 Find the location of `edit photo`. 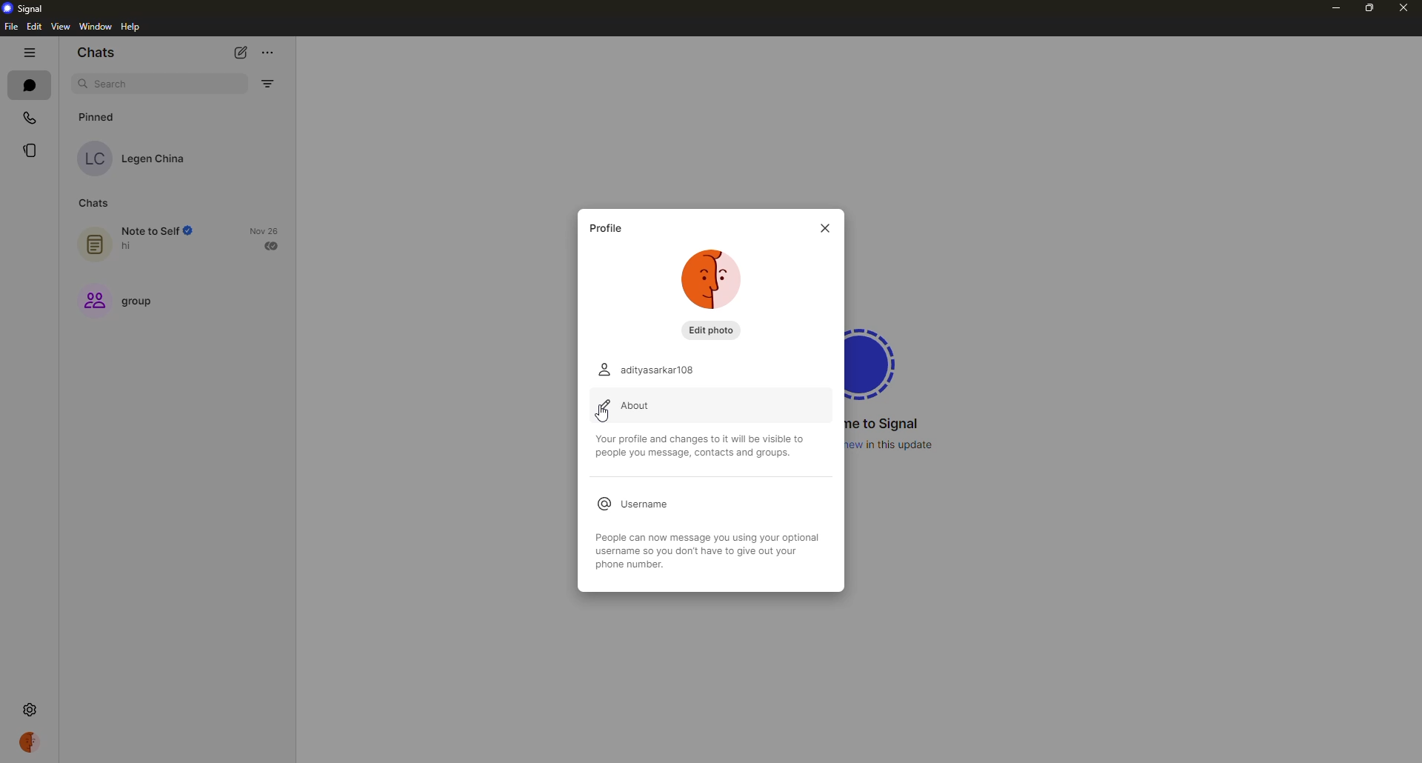

edit photo is located at coordinates (712, 330).